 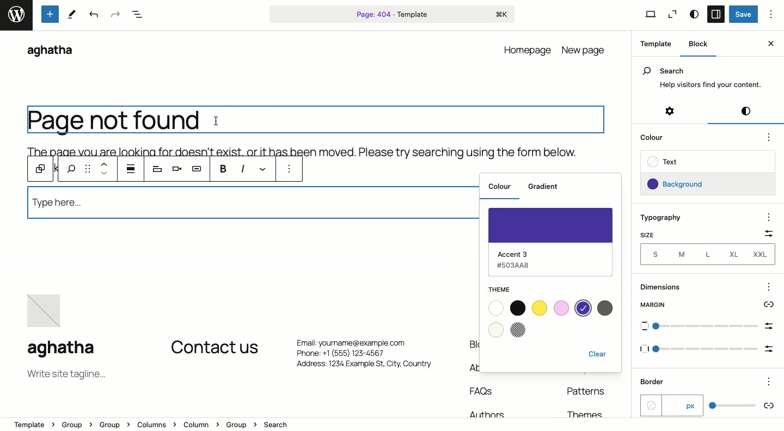 What do you see at coordinates (500, 188) in the screenshot?
I see `Colour` at bounding box center [500, 188].